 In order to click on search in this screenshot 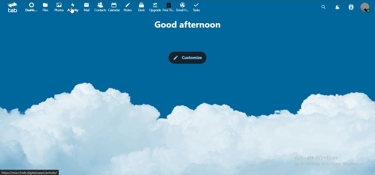, I will do `click(323, 7)`.